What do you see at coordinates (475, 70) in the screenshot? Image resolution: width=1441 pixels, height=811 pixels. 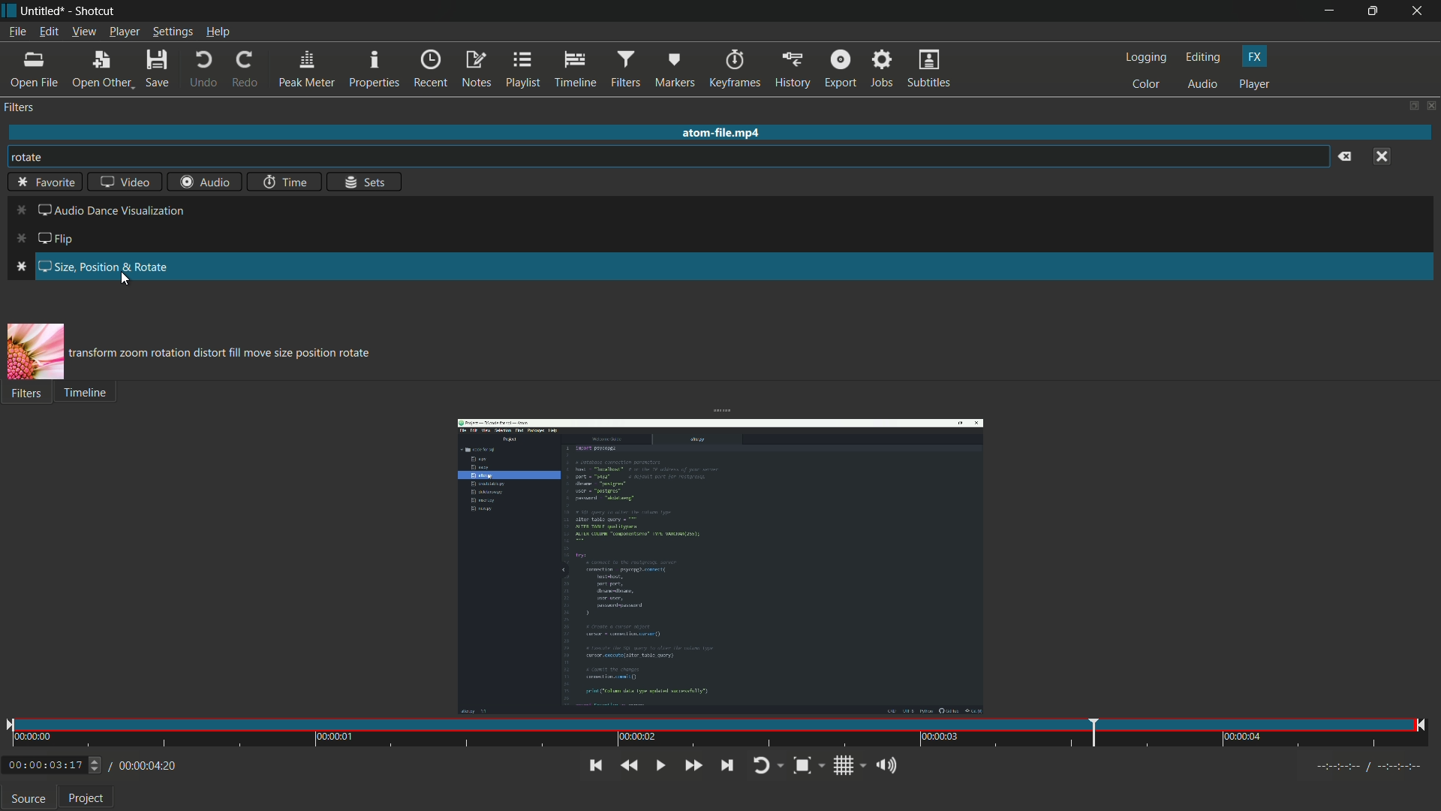 I see `notes` at bounding box center [475, 70].